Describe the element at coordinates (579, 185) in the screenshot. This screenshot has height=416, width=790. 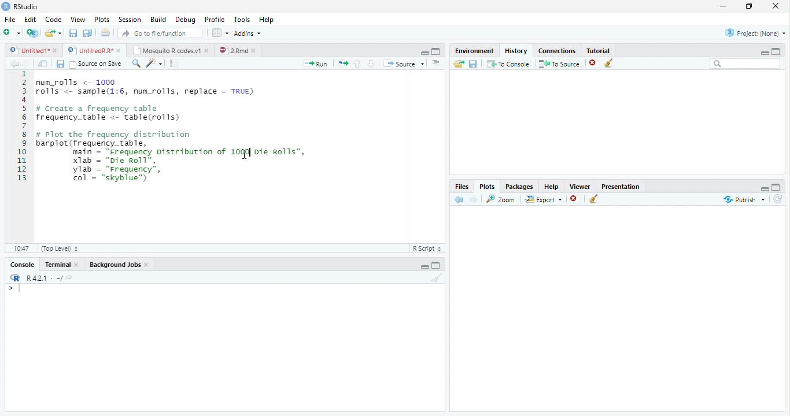
I see `Viewer` at that location.